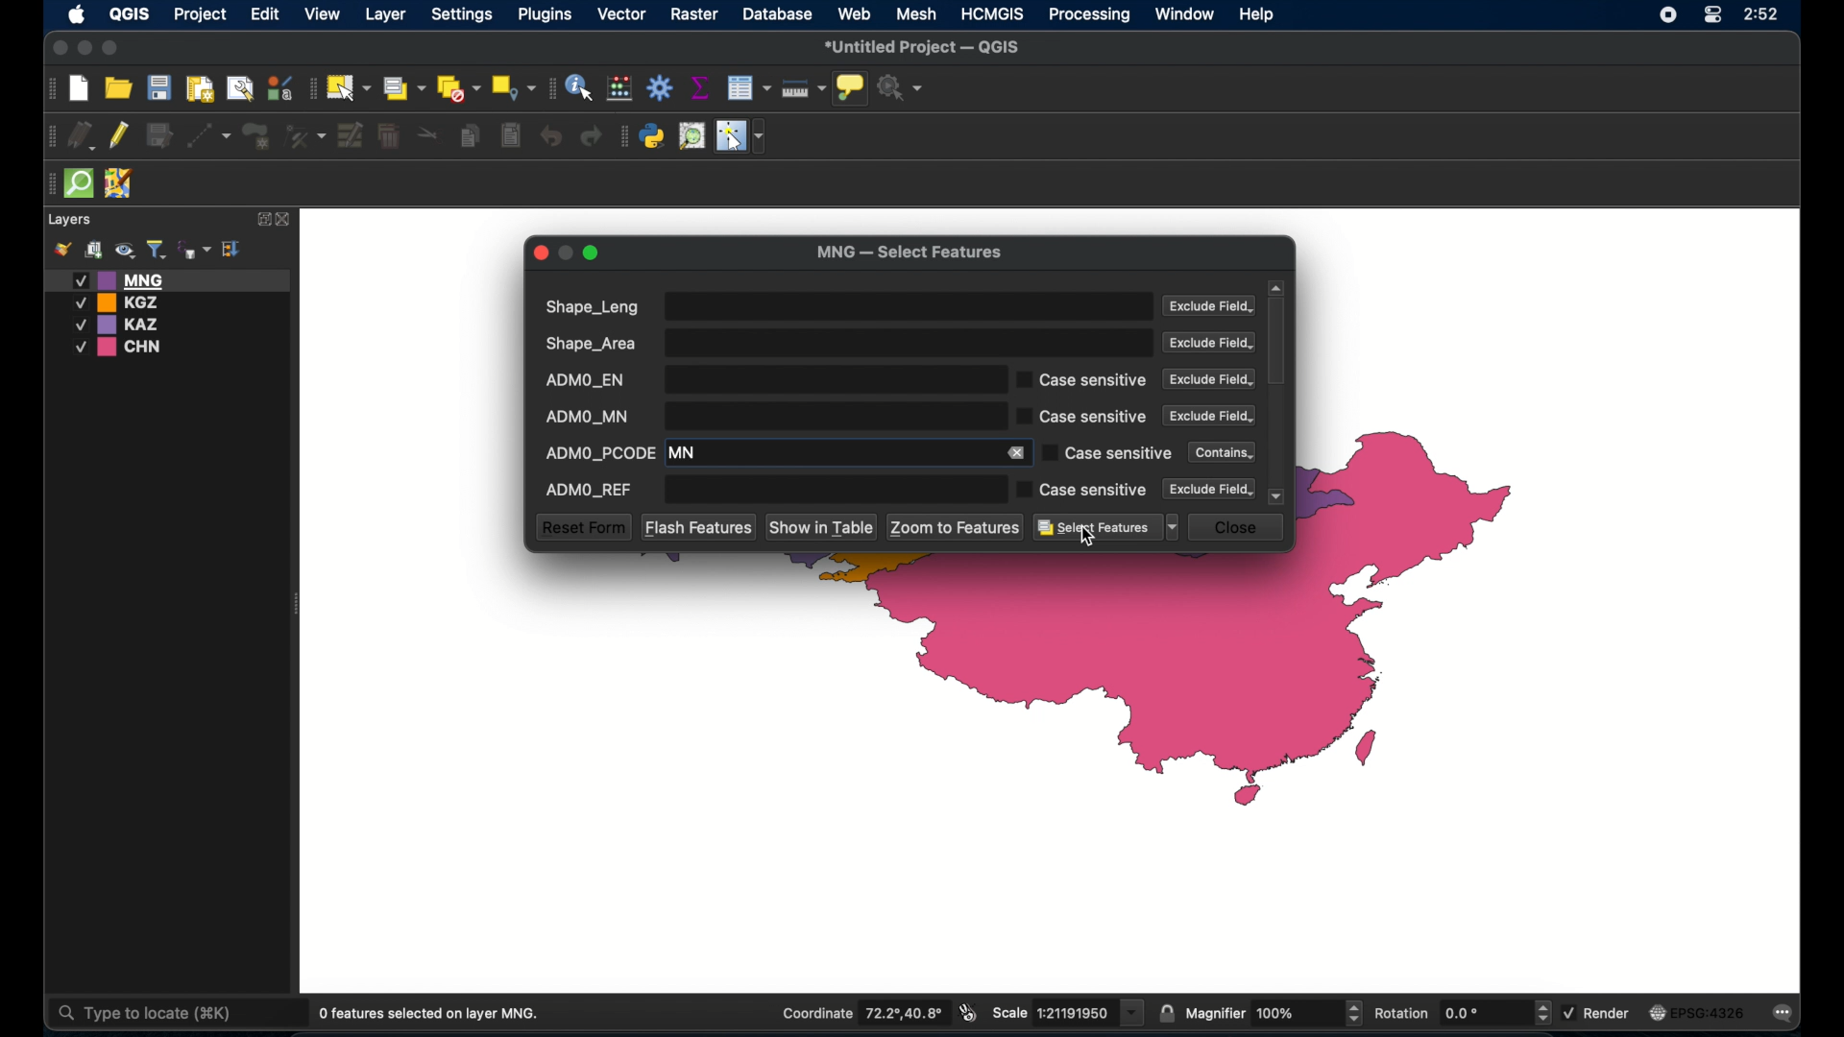 This screenshot has height=1037, width=1844. Describe the element at coordinates (550, 88) in the screenshot. I see `attributes toolbar` at that location.